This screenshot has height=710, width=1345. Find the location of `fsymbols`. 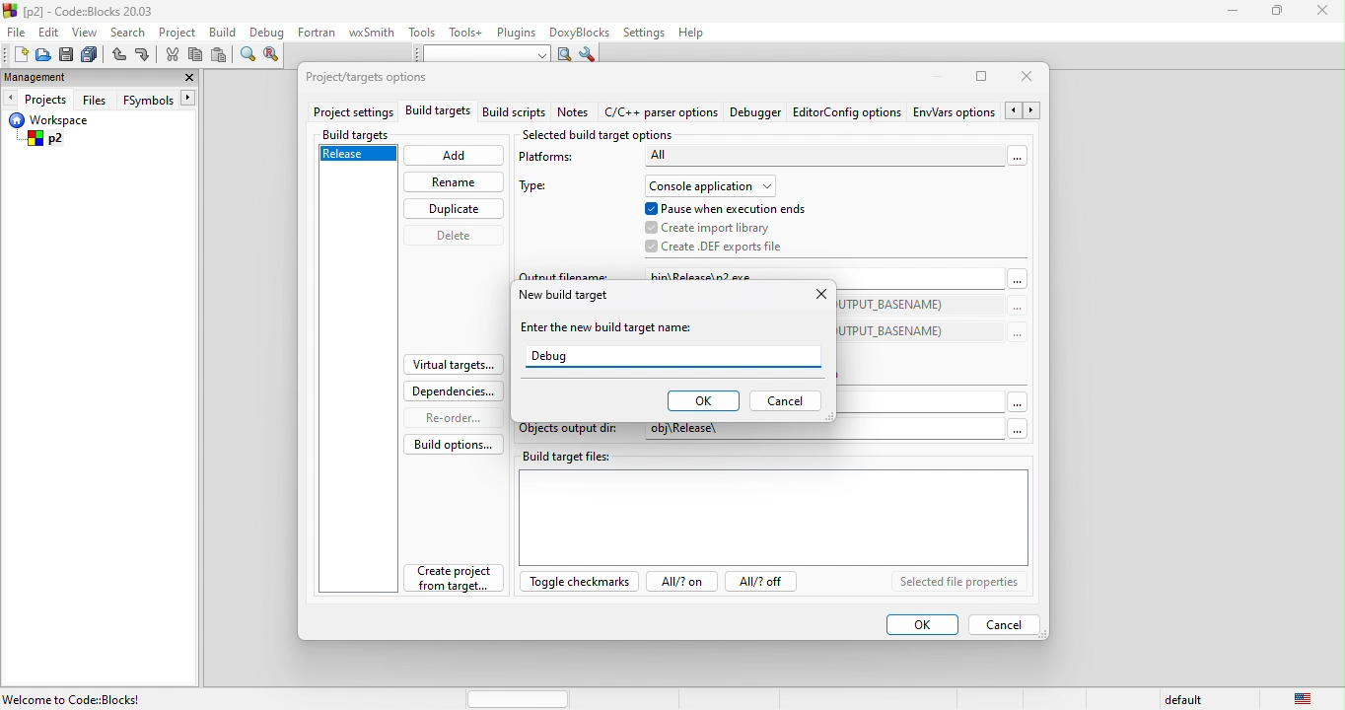

fsymbols is located at coordinates (164, 99).